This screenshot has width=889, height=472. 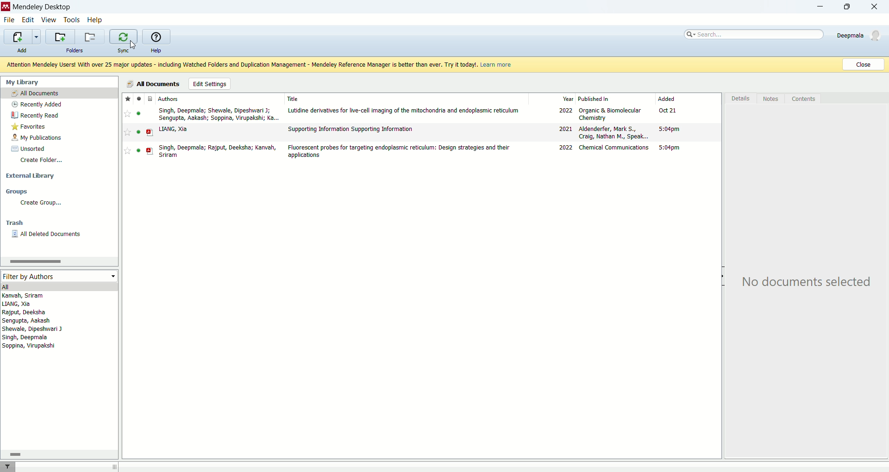 I want to click on remove current folder, so click(x=91, y=37).